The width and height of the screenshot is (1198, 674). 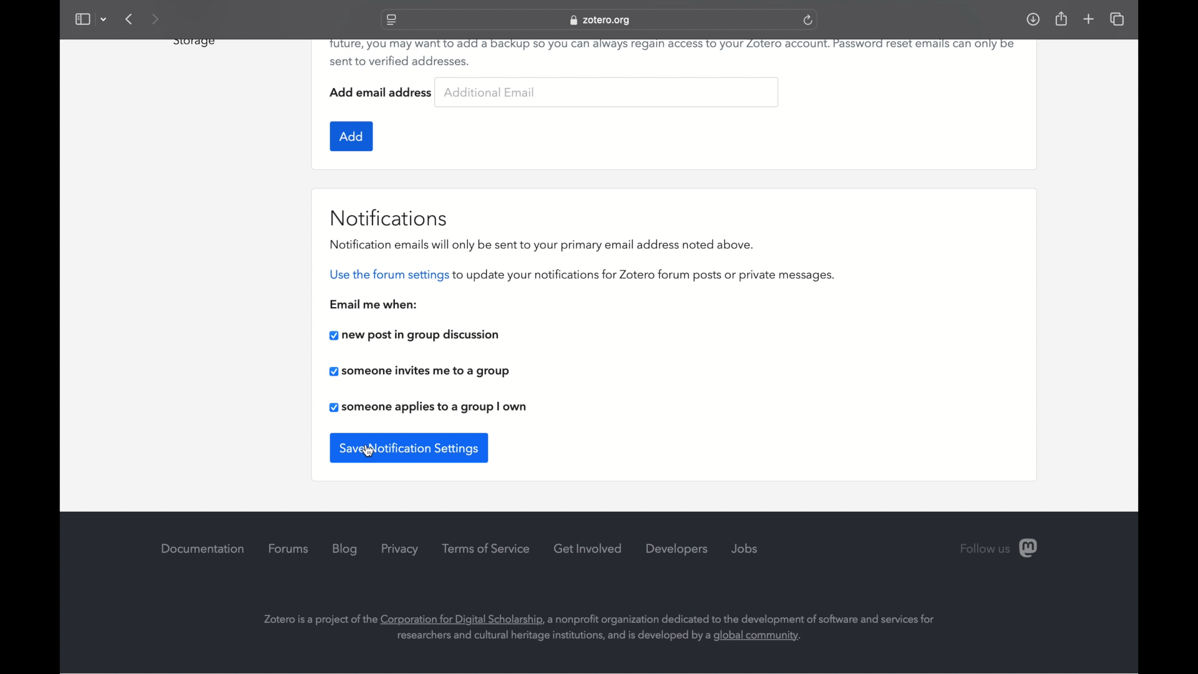 I want to click on website address, so click(x=600, y=21).